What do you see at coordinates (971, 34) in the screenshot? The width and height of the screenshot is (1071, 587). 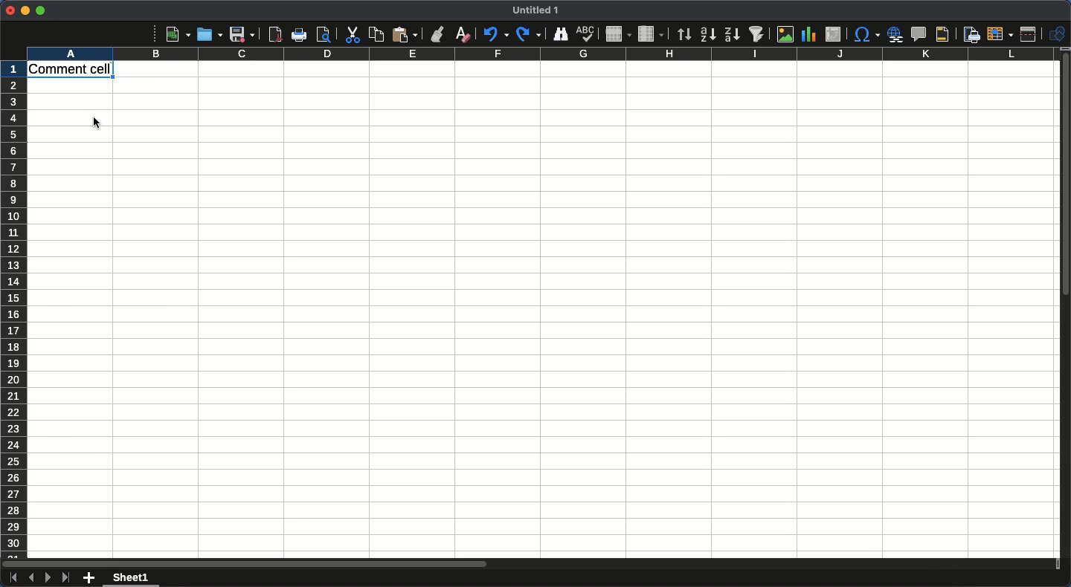 I see `Define print area` at bounding box center [971, 34].